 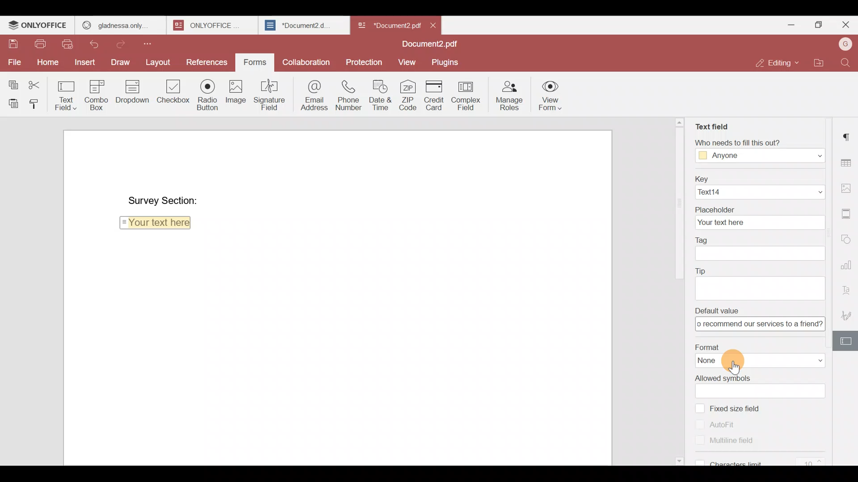 I want to click on Text Art settings, so click(x=848, y=289).